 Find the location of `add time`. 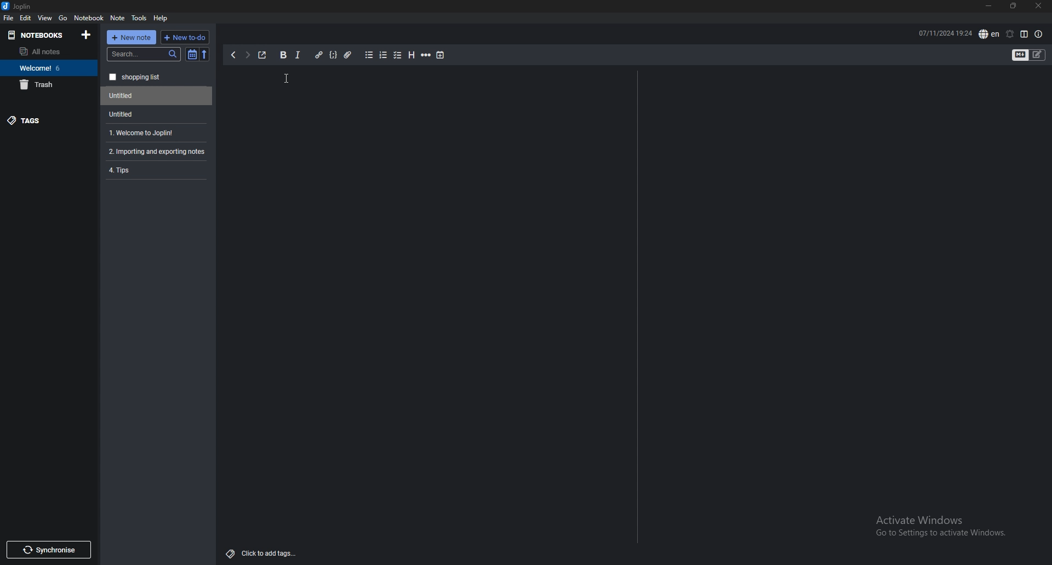

add time is located at coordinates (441, 55).